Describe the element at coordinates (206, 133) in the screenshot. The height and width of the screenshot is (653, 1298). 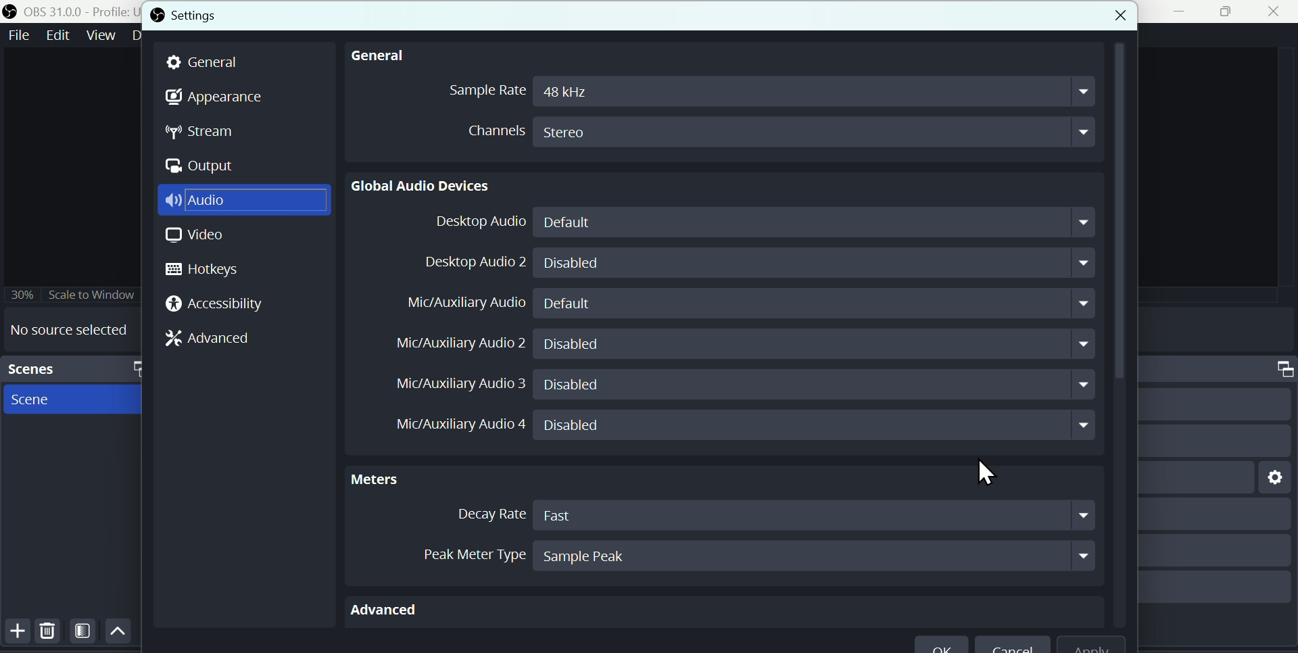
I see `stream` at that location.